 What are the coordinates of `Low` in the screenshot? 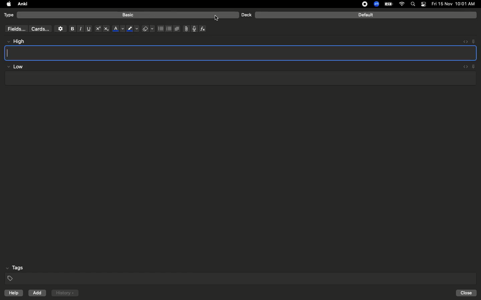 It's located at (15, 67).